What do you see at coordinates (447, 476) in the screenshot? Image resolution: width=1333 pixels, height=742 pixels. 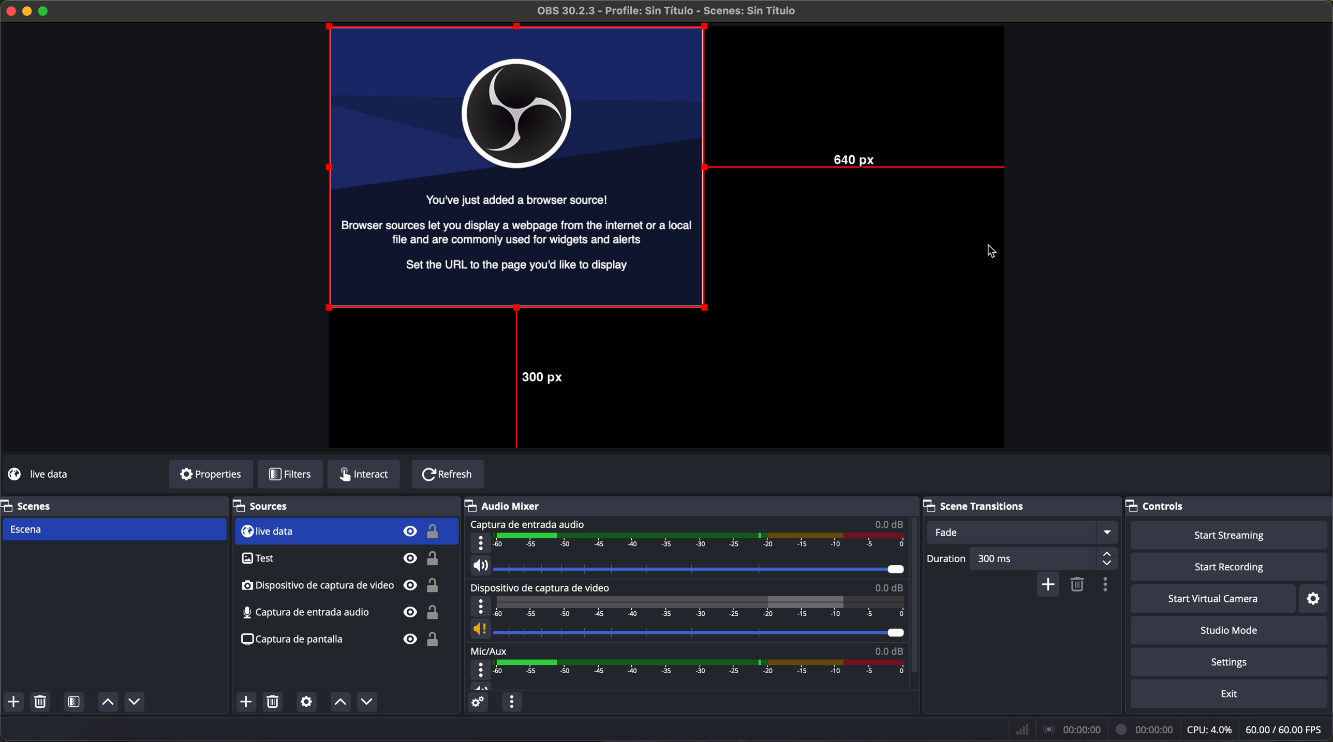 I see `refresh` at bounding box center [447, 476].